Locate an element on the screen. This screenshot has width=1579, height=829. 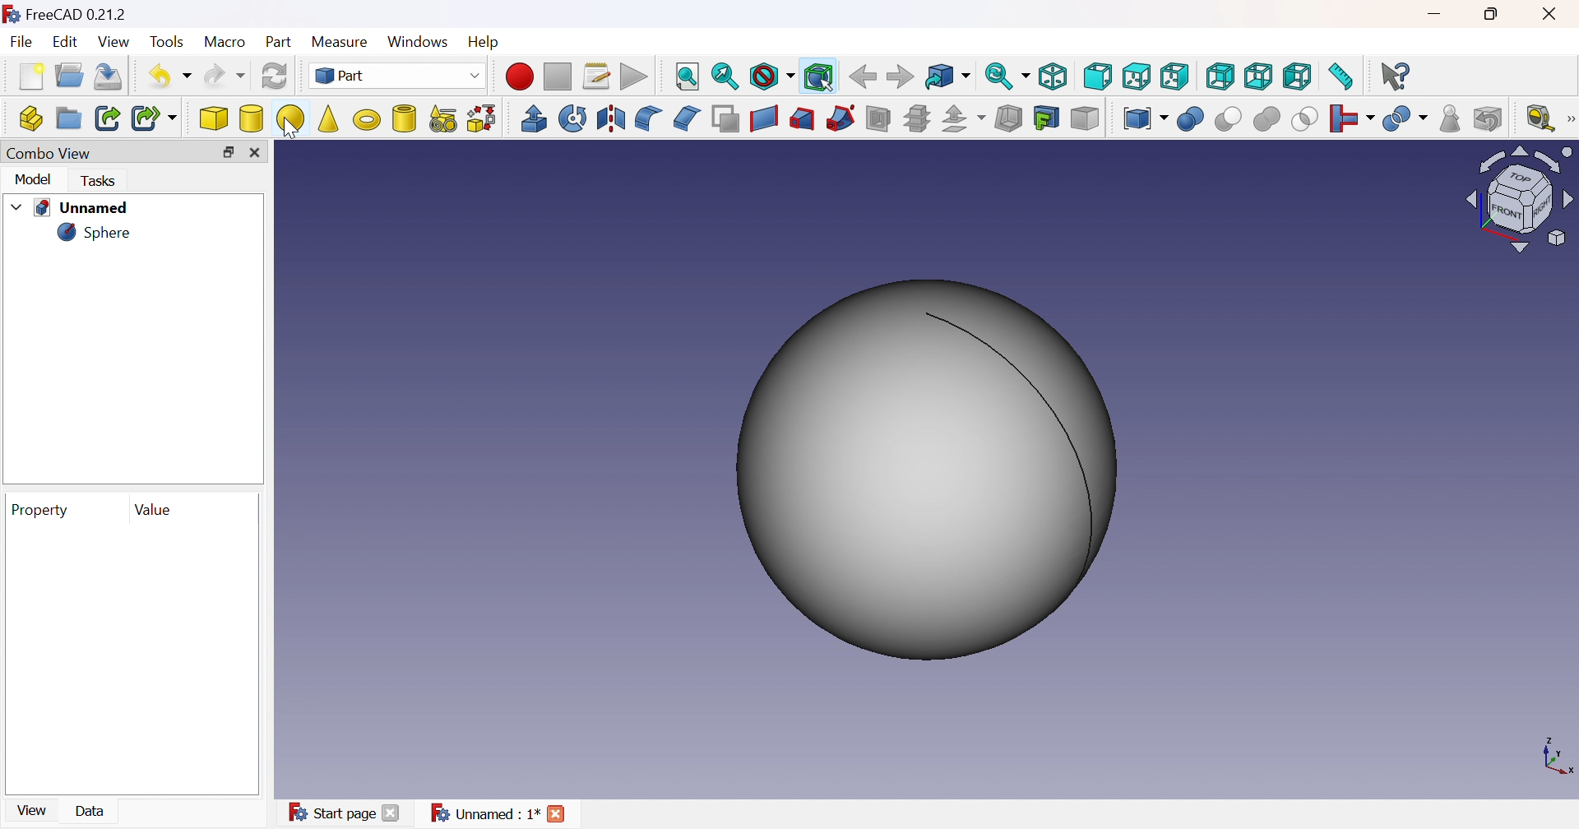
Mirroring is located at coordinates (614, 120).